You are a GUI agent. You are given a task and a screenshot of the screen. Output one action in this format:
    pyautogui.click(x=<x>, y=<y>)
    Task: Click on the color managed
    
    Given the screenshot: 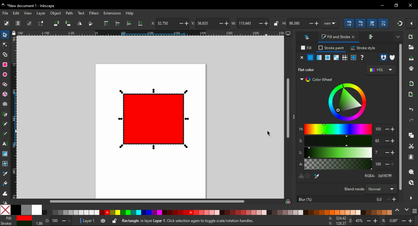 What is the action you would take?
    pyautogui.click(x=300, y=177)
    